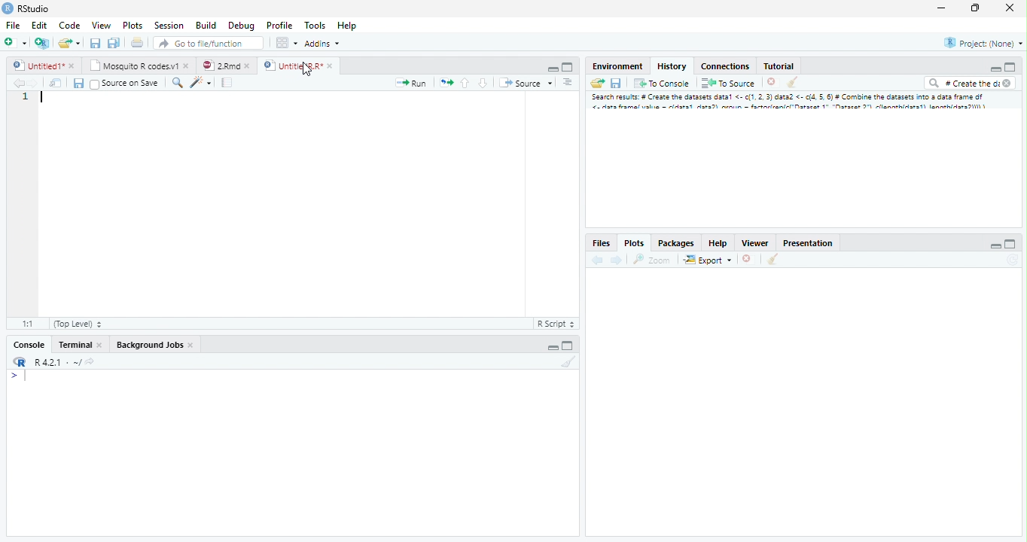 The image size is (1027, 542). I want to click on Tutorial, so click(779, 66).